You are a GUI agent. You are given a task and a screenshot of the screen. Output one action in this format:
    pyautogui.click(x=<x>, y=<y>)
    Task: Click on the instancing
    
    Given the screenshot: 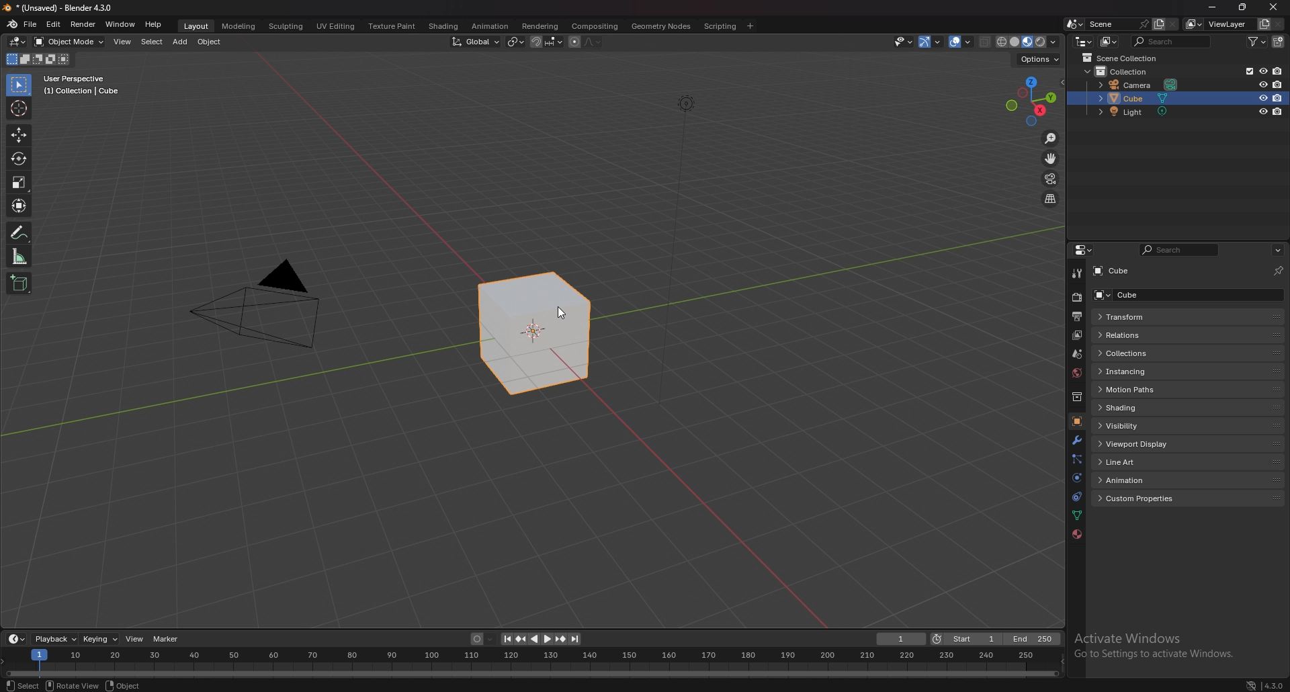 What is the action you would take?
    pyautogui.click(x=1142, y=372)
    